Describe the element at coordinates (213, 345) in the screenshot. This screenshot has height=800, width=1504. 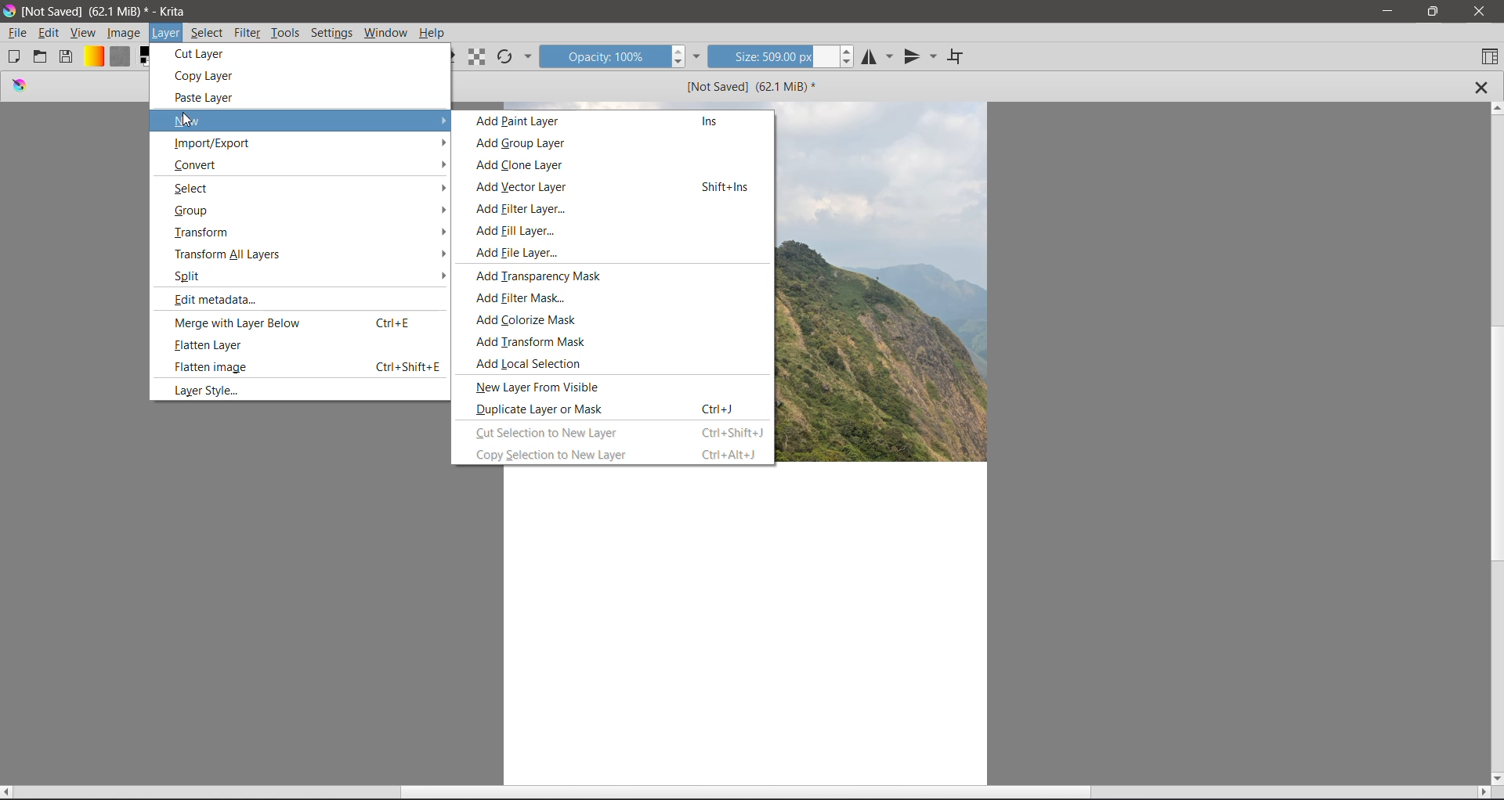
I see `Flatten Layer` at that location.